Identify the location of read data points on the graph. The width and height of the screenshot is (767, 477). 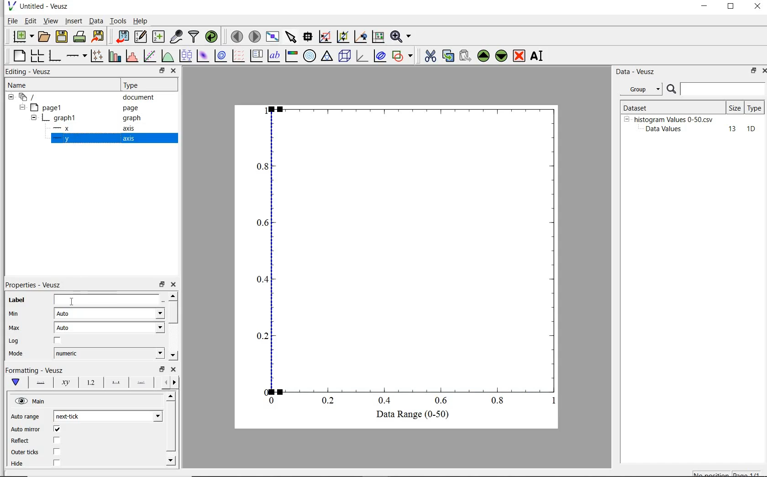
(309, 37).